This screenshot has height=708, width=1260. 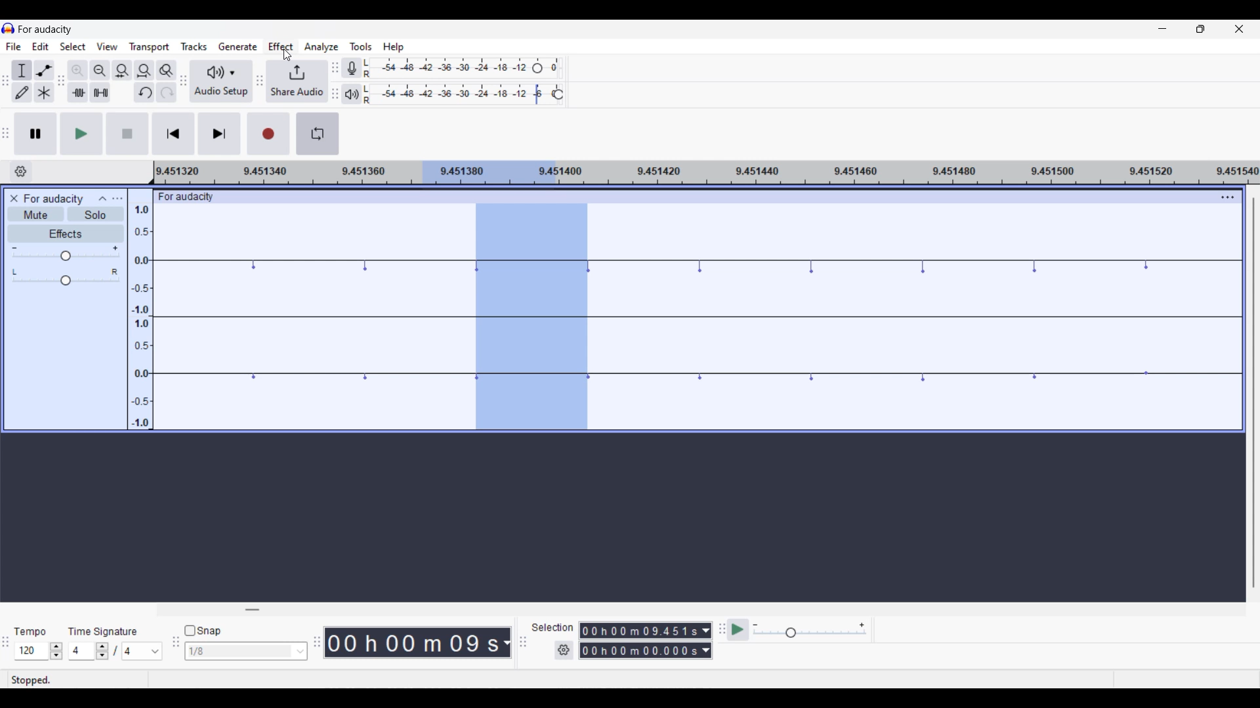 I want to click on View menu, so click(x=107, y=46).